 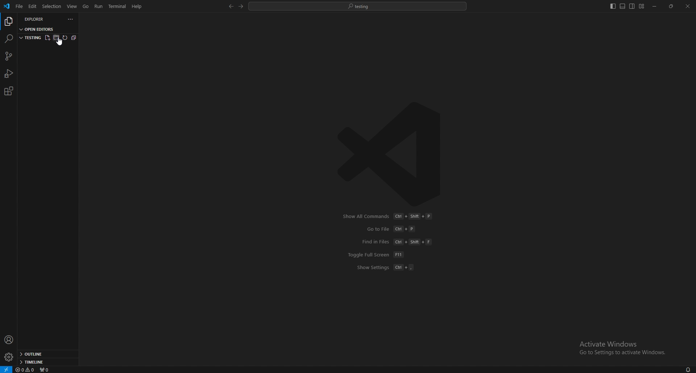 I want to click on options, so click(x=71, y=19).